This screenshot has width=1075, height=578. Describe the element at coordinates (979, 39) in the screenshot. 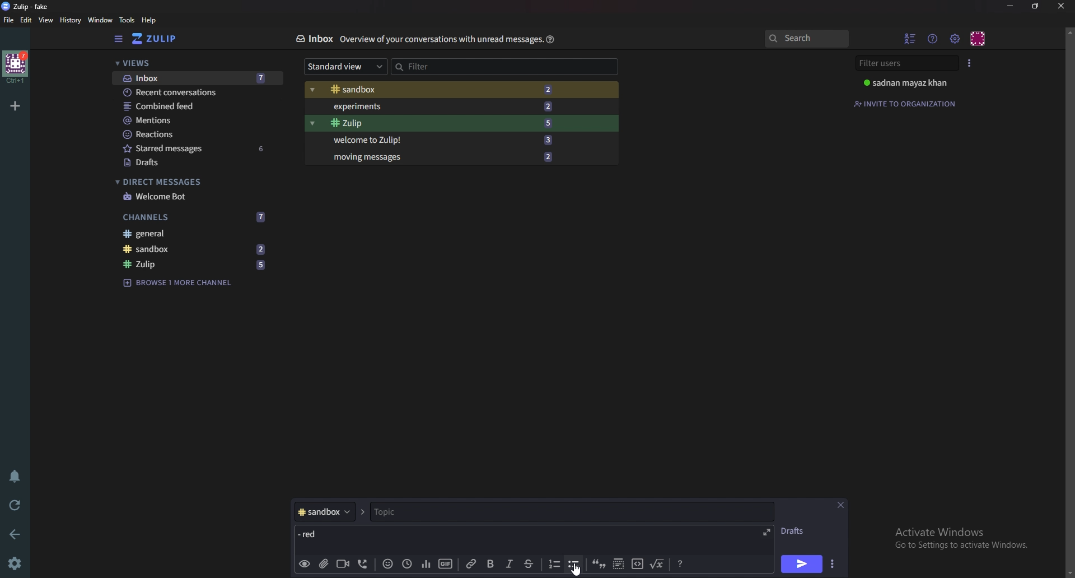

I see `personal menu` at that location.